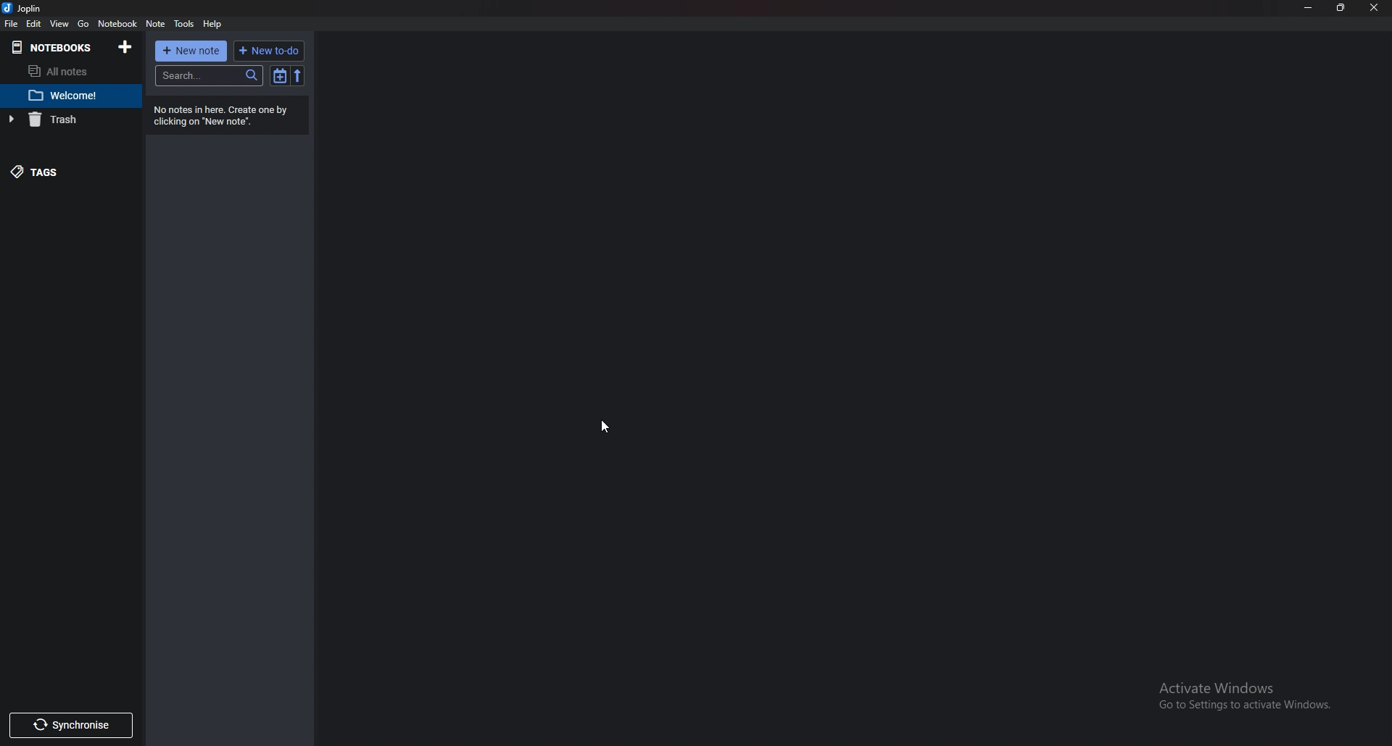 The image size is (1392, 746). What do you see at coordinates (24, 8) in the screenshot?
I see `joplin` at bounding box center [24, 8].